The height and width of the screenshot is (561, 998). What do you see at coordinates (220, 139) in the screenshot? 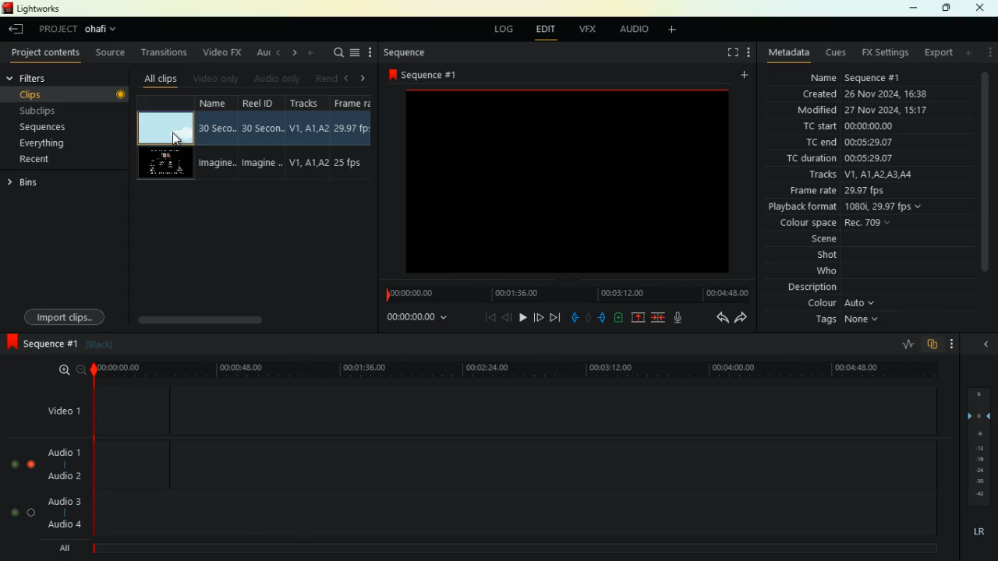
I see `name` at bounding box center [220, 139].